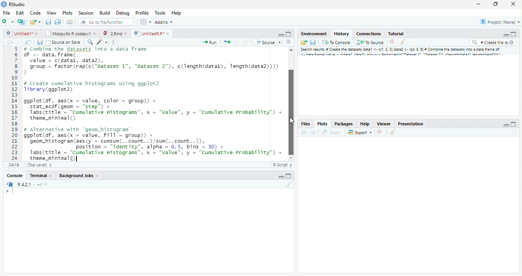 The image size is (522, 276). Describe the element at coordinates (313, 34) in the screenshot. I see `Environment` at that location.